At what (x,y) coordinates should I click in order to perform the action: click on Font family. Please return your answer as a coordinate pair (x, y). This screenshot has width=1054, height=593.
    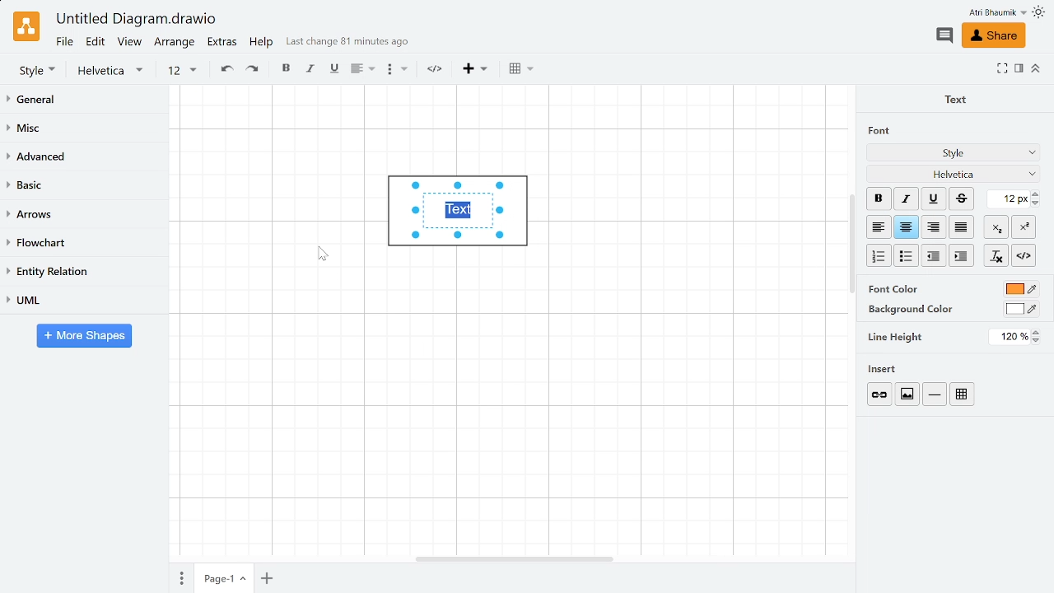
    Looking at the image, I should click on (954, 173).